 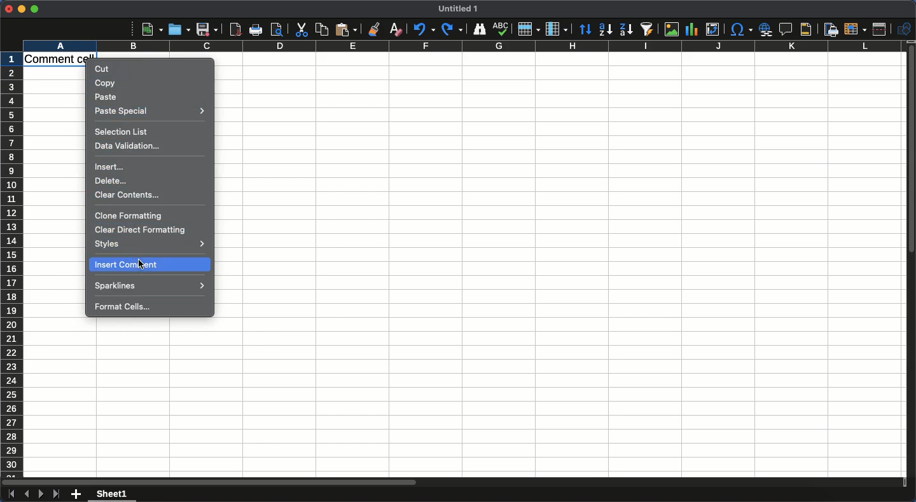 I want to click on Format cells, so click(x=130, y=308).